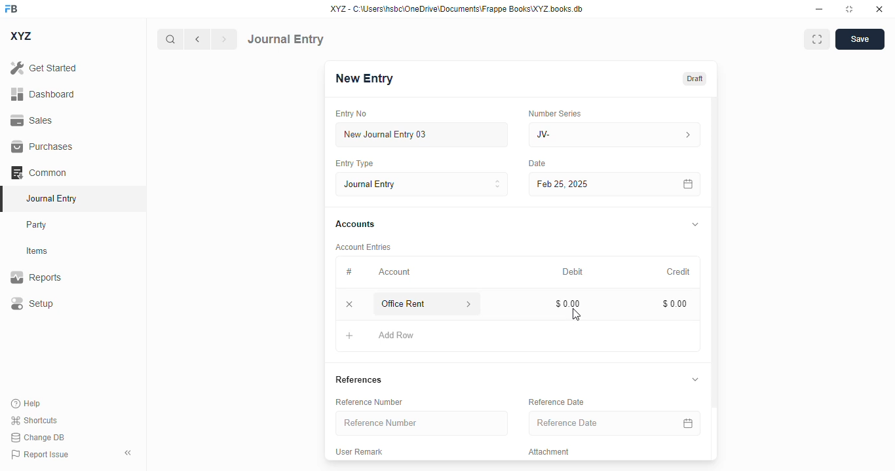  What do you see at coordinates (695, 379) in the screenshot?
I see `toggle expand/collapse` at bounding box center [695, 379].